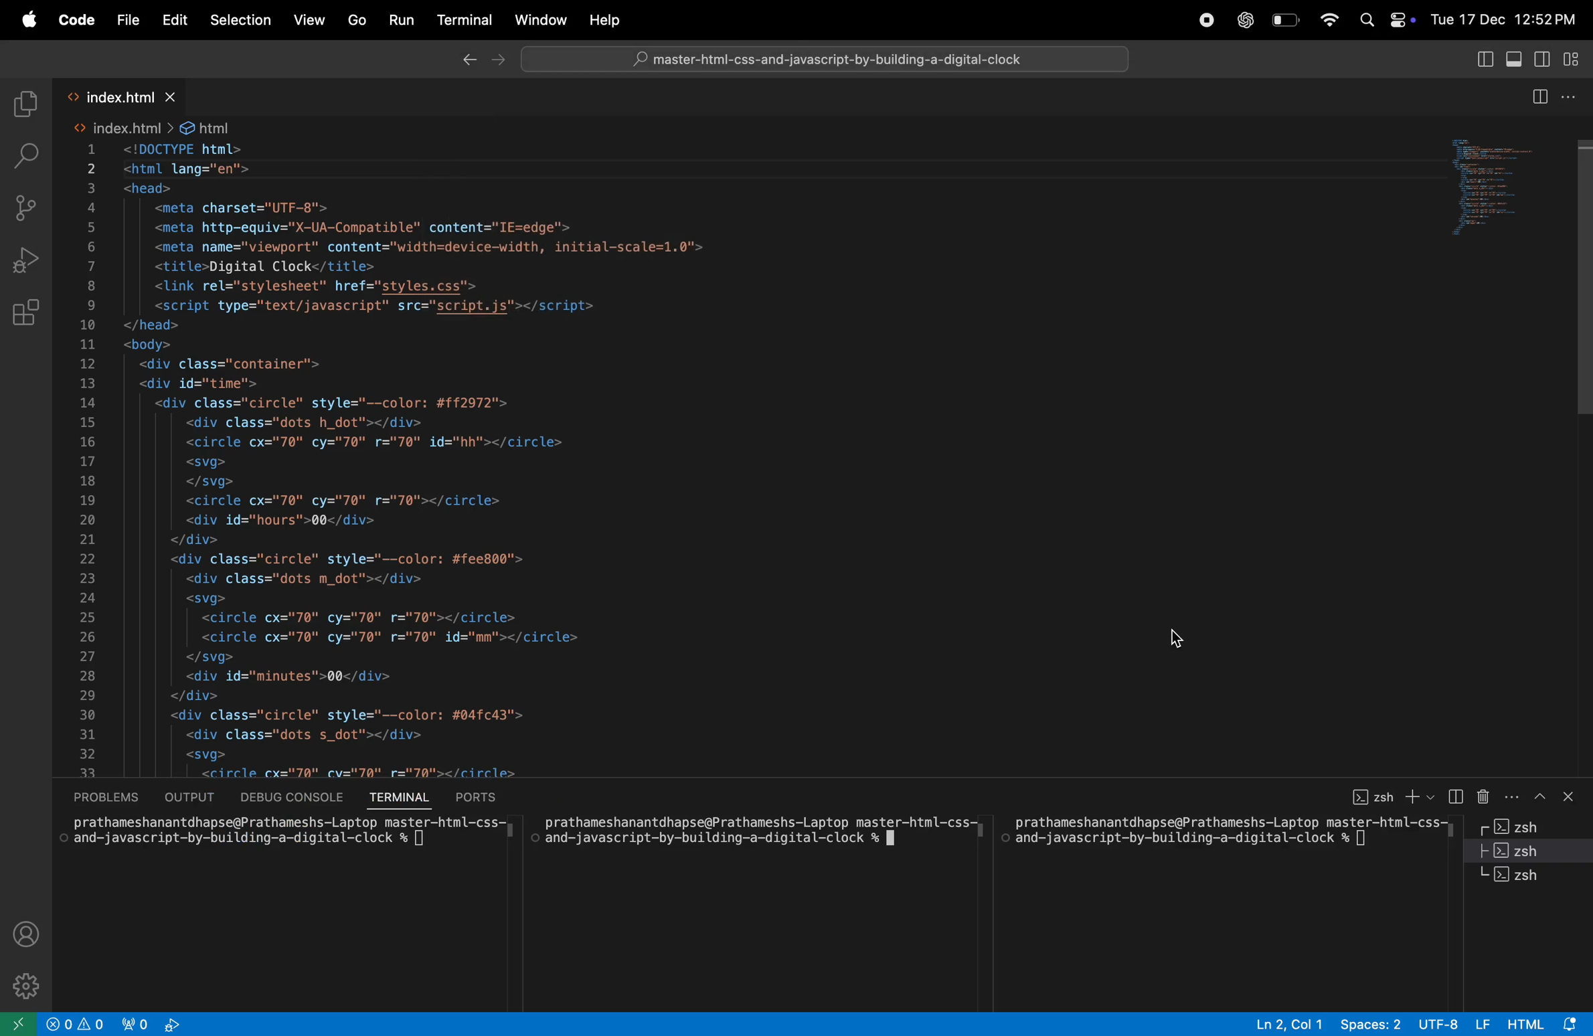  Describe the element at coordinates (310, 19) in the screenshot. I see `View` at that location.